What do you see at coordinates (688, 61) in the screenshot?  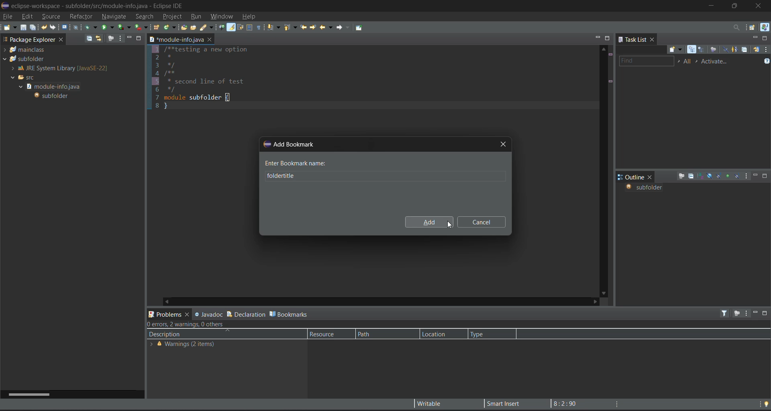 I see `all` at bounding box center [688, 61].